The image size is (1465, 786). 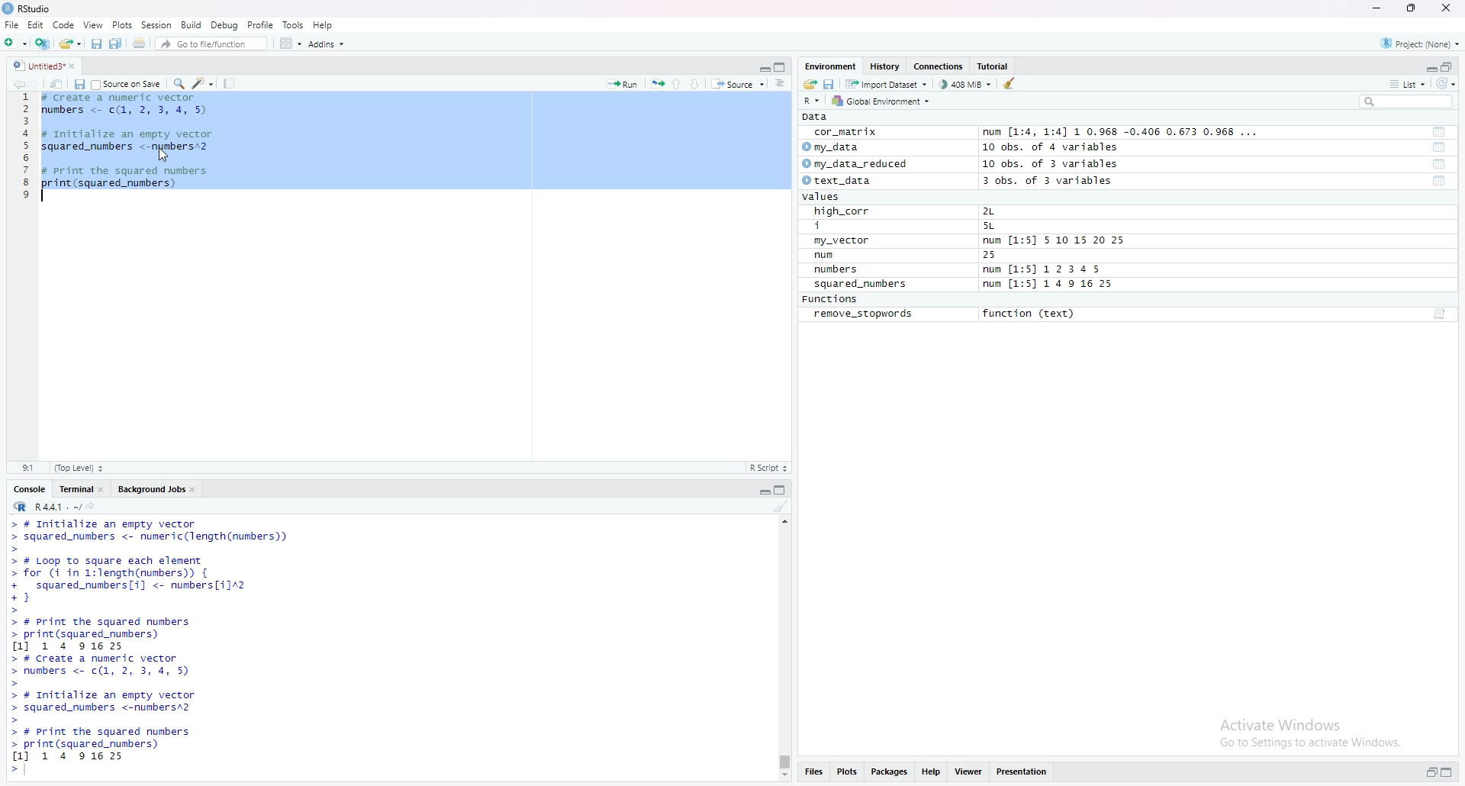 What do you see at coordinates (18, 82) in the screenshot?
I see `move backward` at bounding box center [18, 82].